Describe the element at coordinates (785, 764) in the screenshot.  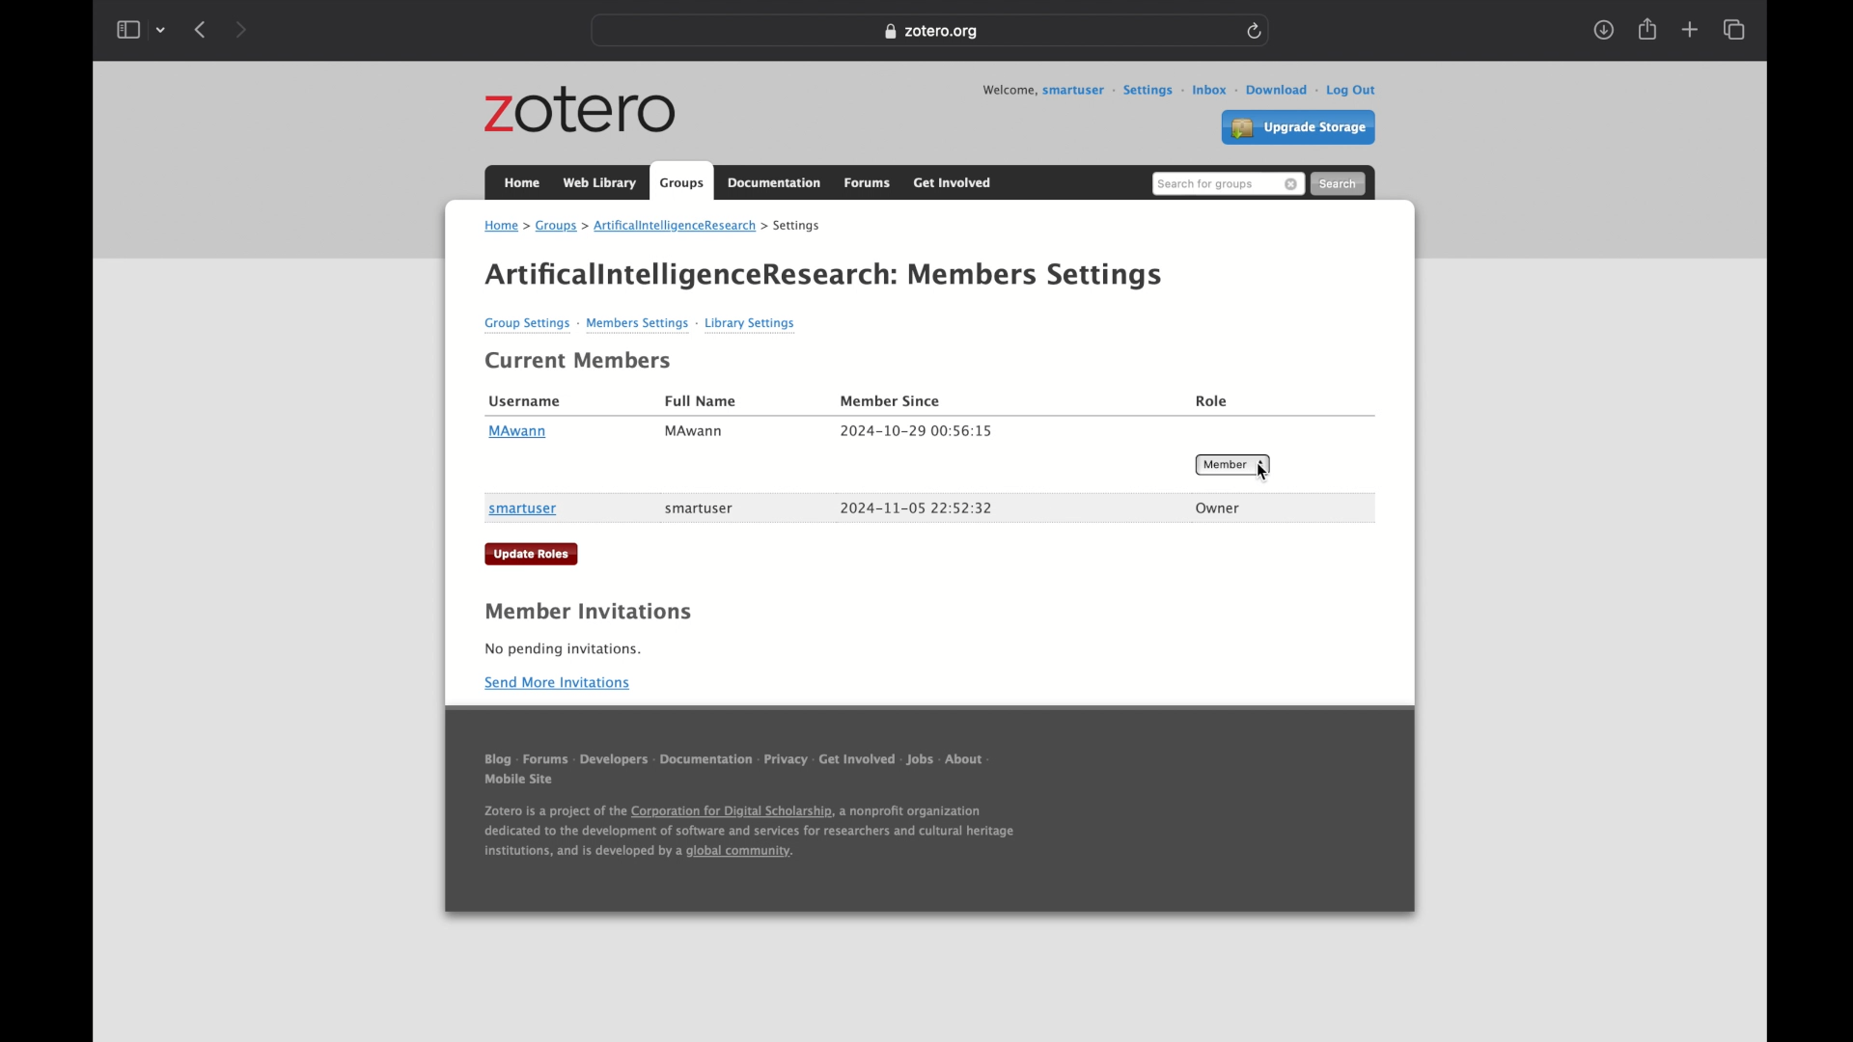
I see `privacy` at that location.